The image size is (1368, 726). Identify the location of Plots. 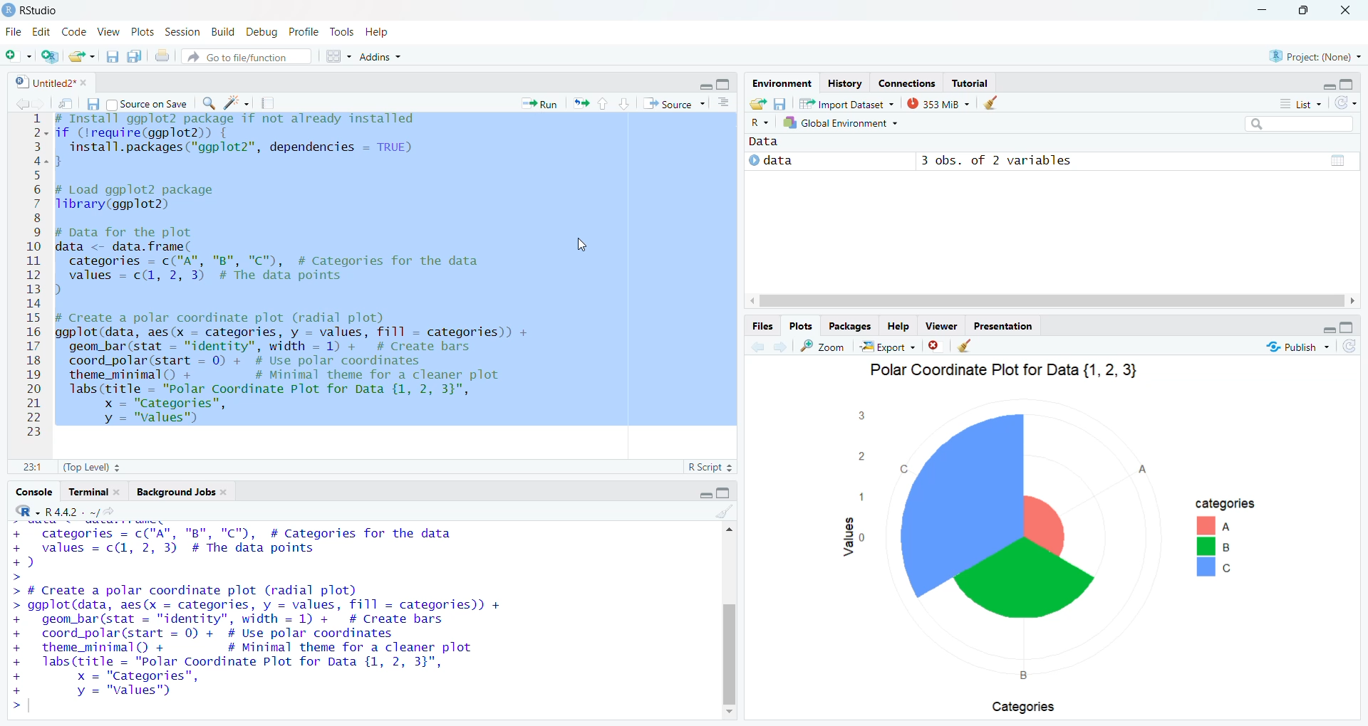
(141, 32).